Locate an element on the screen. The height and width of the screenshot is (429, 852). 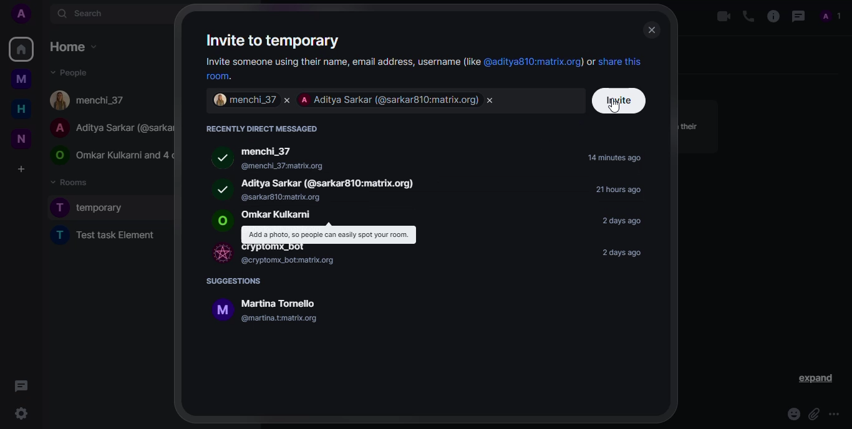
attach is located at coordinates (811, 414).